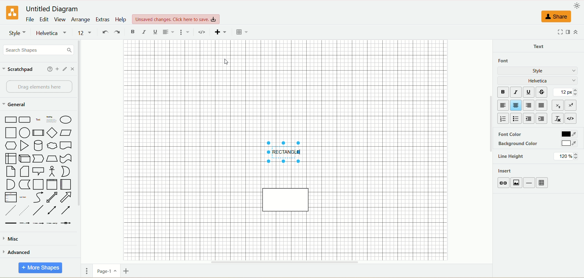 The width and height of the screenshot is (584, 278). I want to click on text, so click(176, 18).